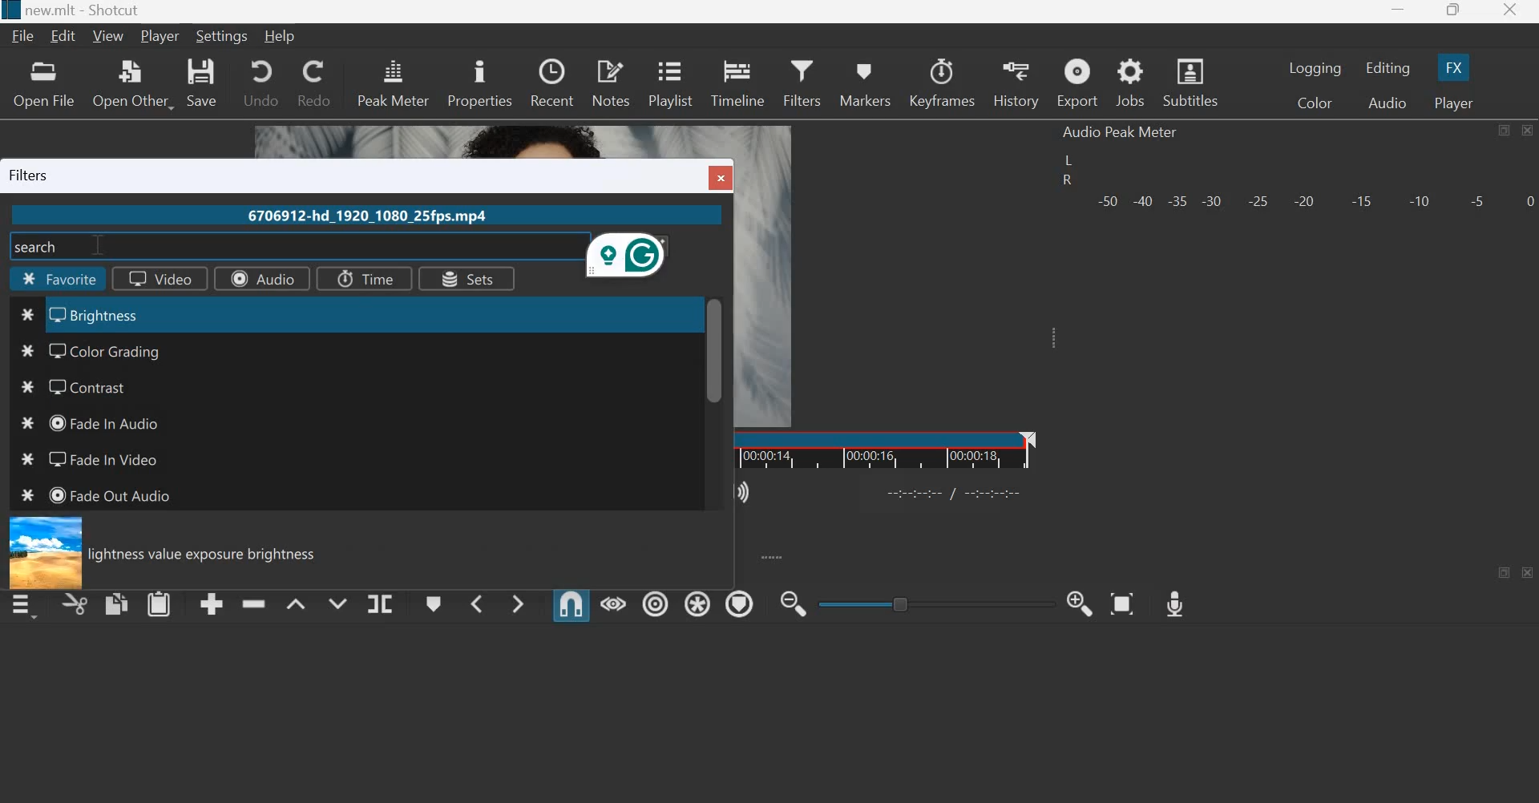  Describe the element at coordinates (1314, 199) in the screenshot. I see `Volume meter` at that location.